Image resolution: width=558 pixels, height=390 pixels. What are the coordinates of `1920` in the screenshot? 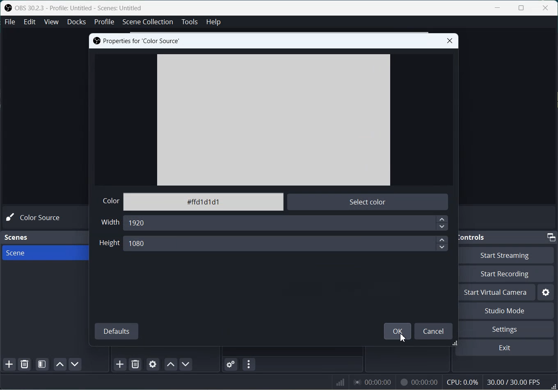 It's located at (285, 223).